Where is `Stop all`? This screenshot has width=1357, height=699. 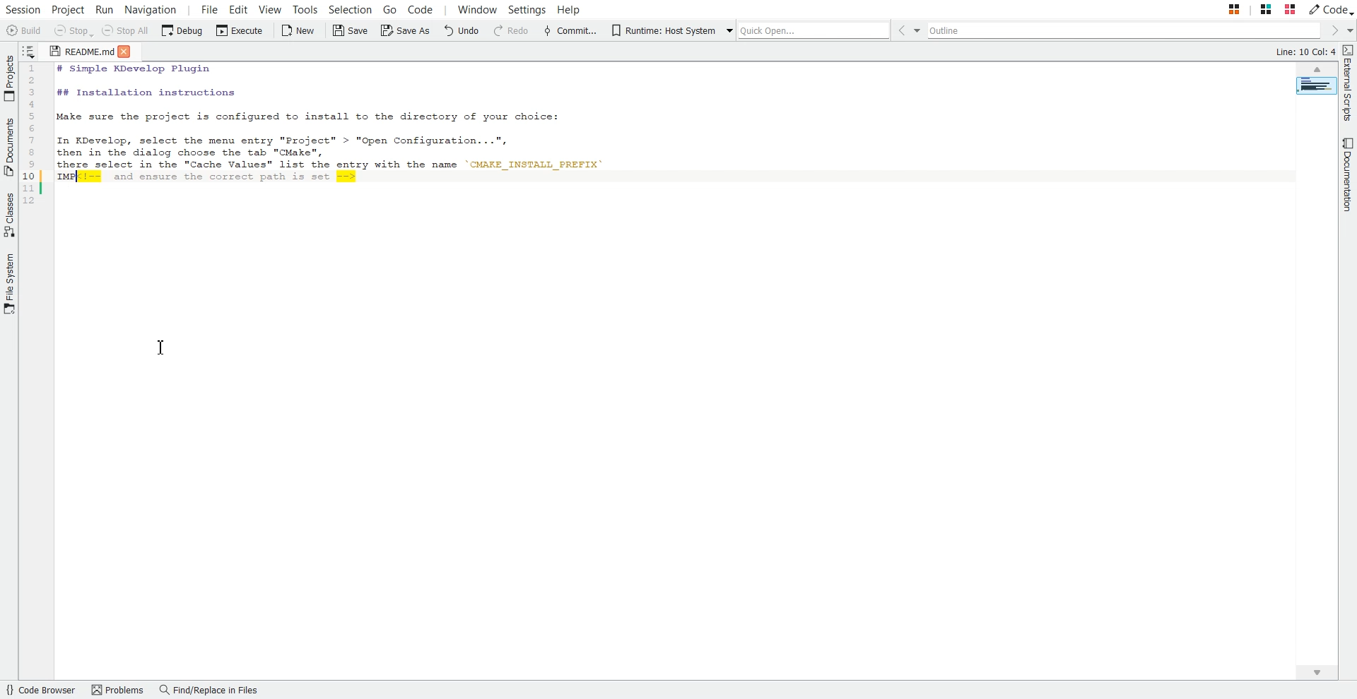 Stop all is located at coordinates (125, 31).